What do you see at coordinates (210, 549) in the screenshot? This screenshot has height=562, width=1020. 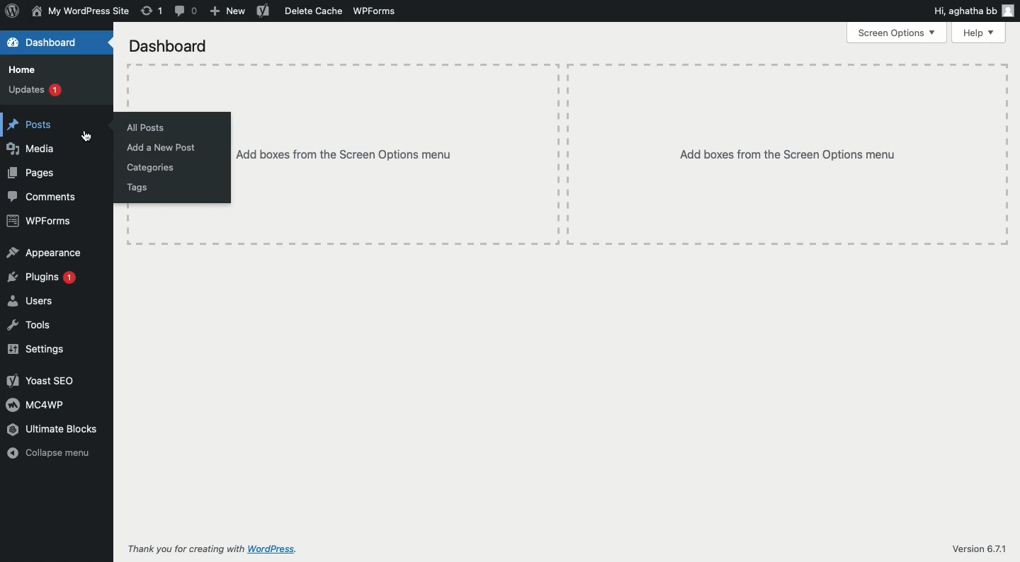 I see `Thank you for creating with WordPress` at bounding box center [210, 549].